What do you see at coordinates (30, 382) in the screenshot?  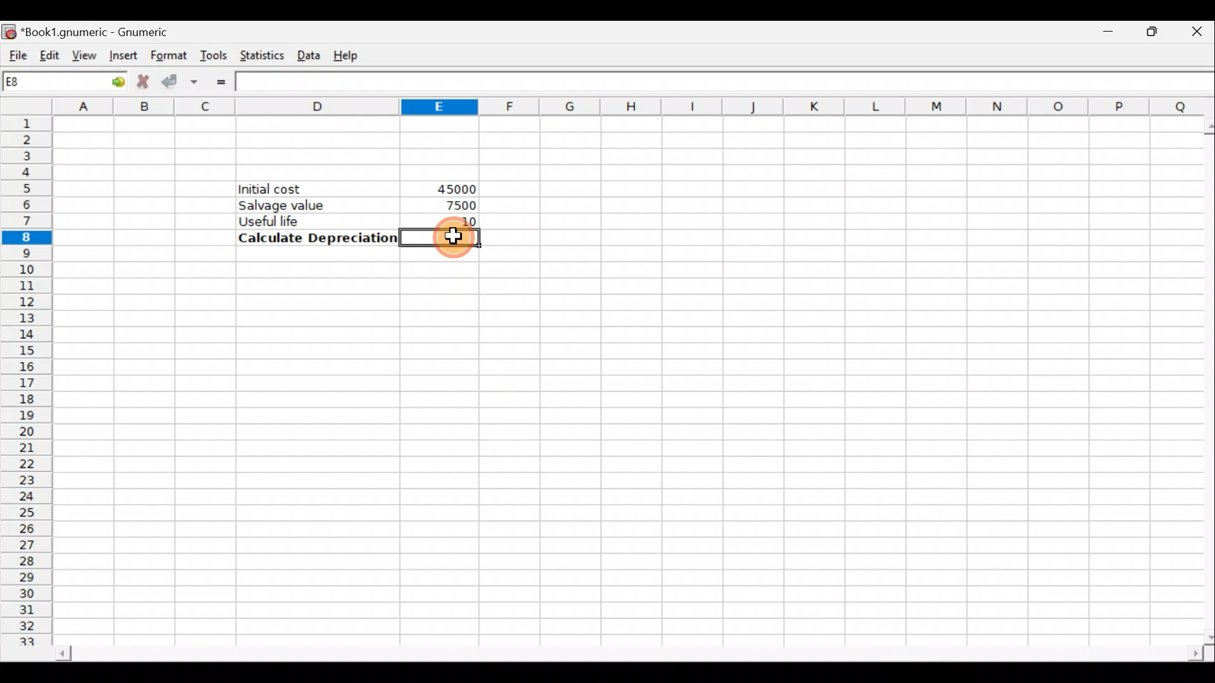 I see `Rows` at bounding box center [30, 382].